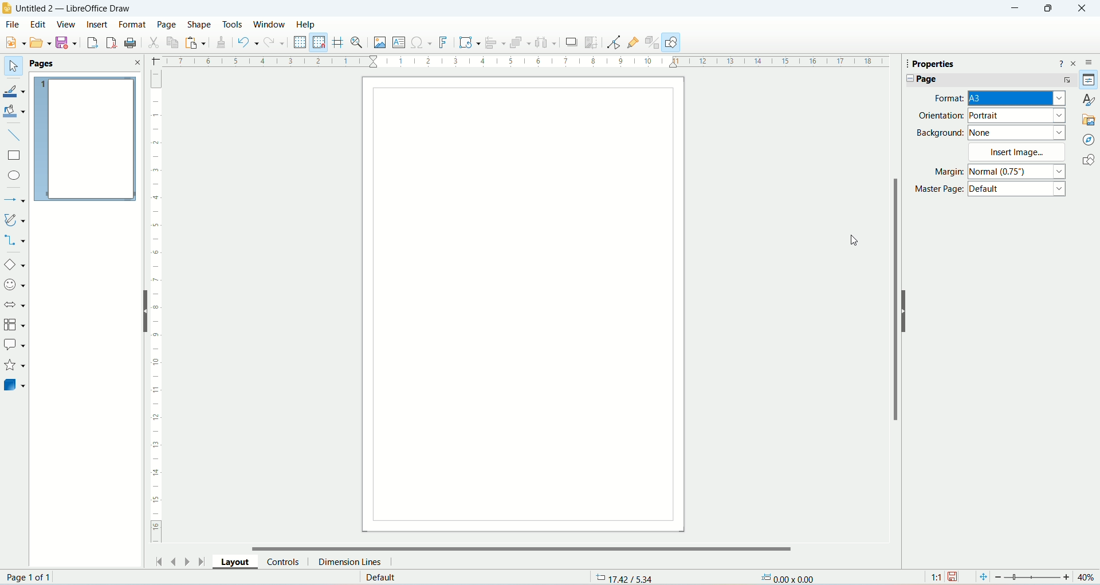 Image resolution: width=1100 pixels, height=585 pixels. I want to click on page, so click(167, 24).